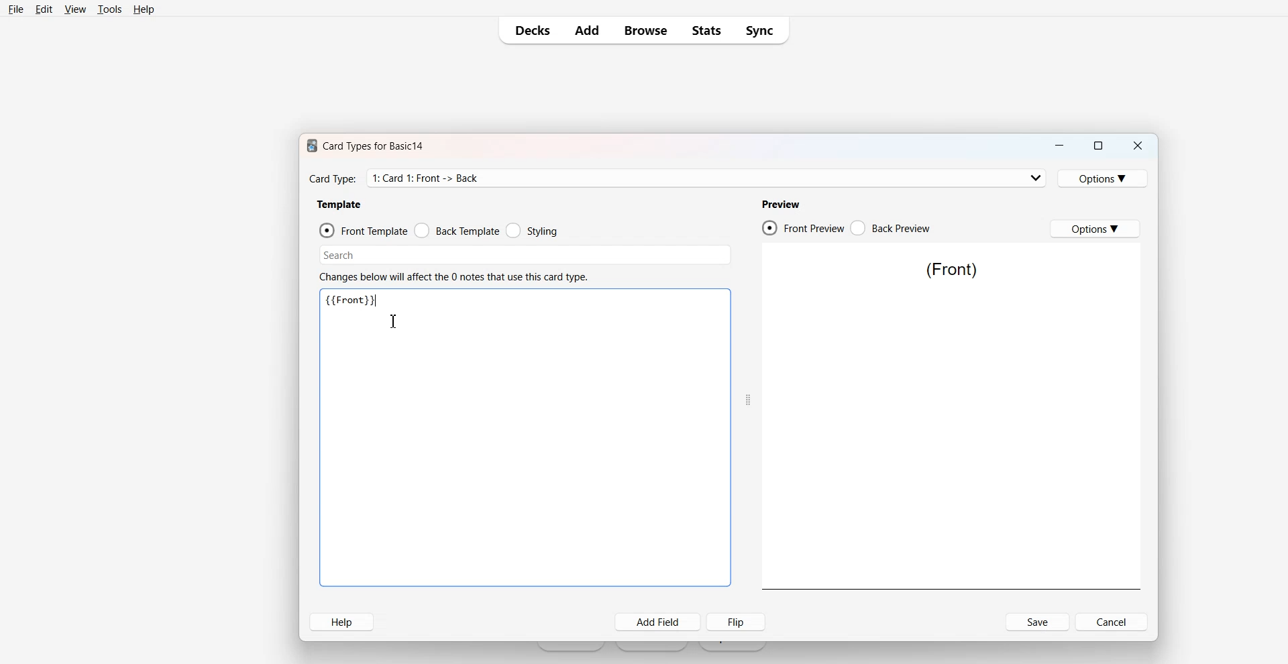  I want to click on Text, so click(374, 146).